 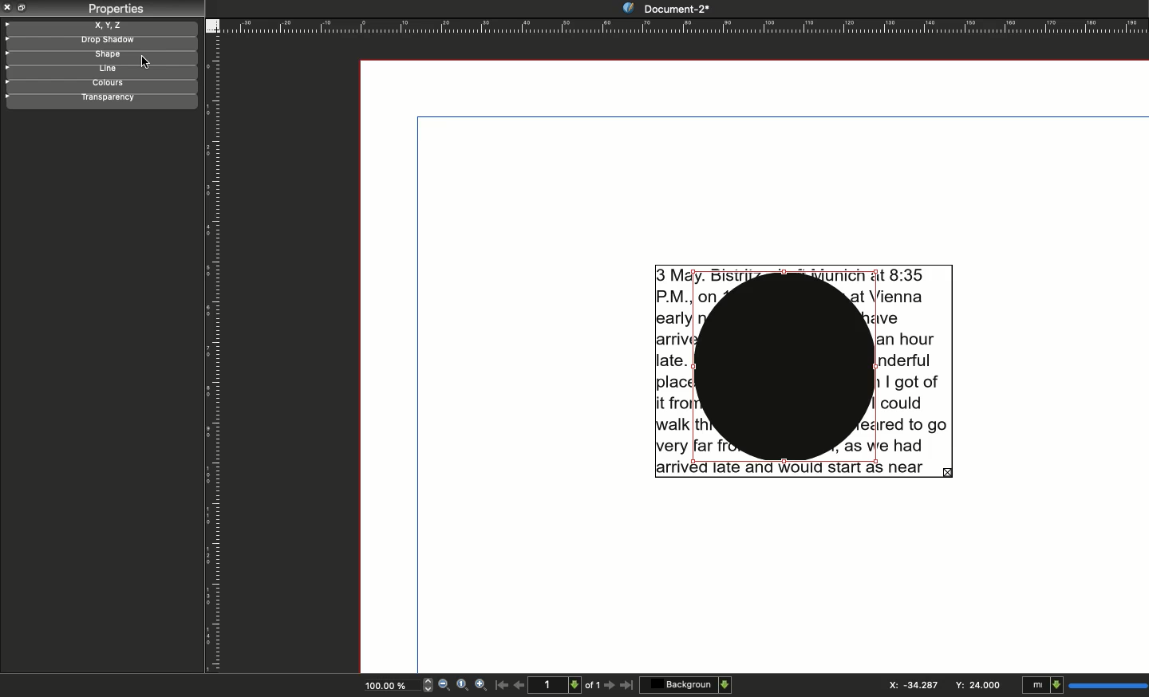 What do you see at coordinates (105, 55) in the screenshot?
I see `Shape` at bounding box center [105, 55].